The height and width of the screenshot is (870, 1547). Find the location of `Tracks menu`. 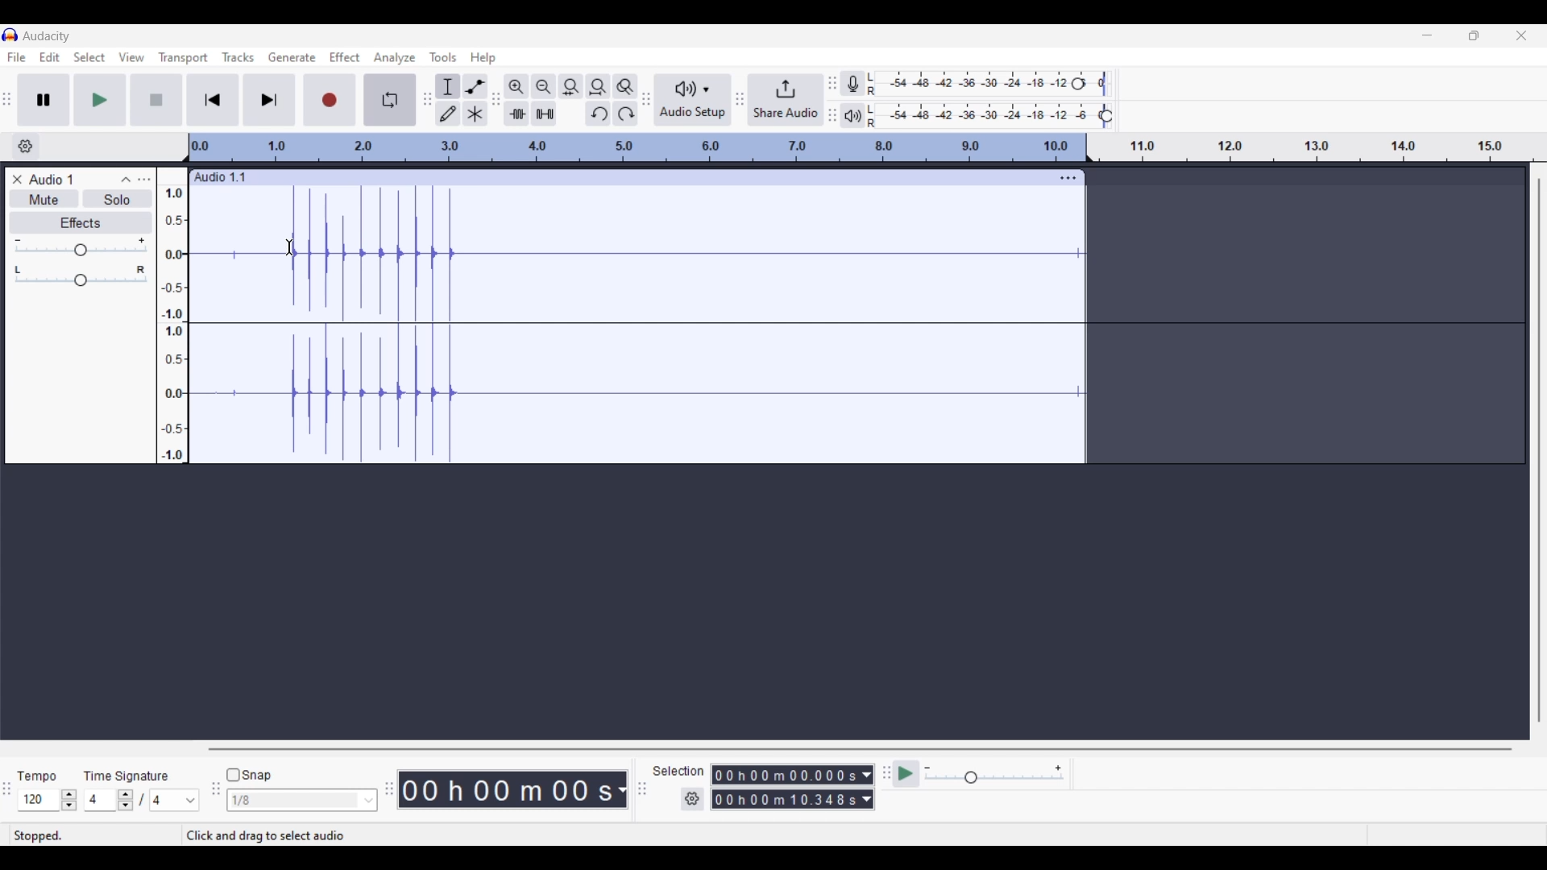

Tracks menu is located at coordinates (238, 57).